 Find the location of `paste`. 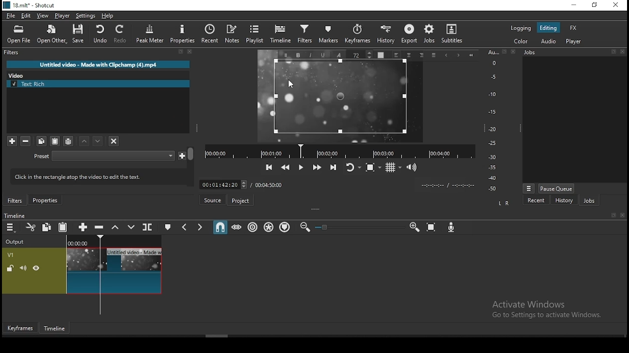

paste is located at coordinates (63, 227).